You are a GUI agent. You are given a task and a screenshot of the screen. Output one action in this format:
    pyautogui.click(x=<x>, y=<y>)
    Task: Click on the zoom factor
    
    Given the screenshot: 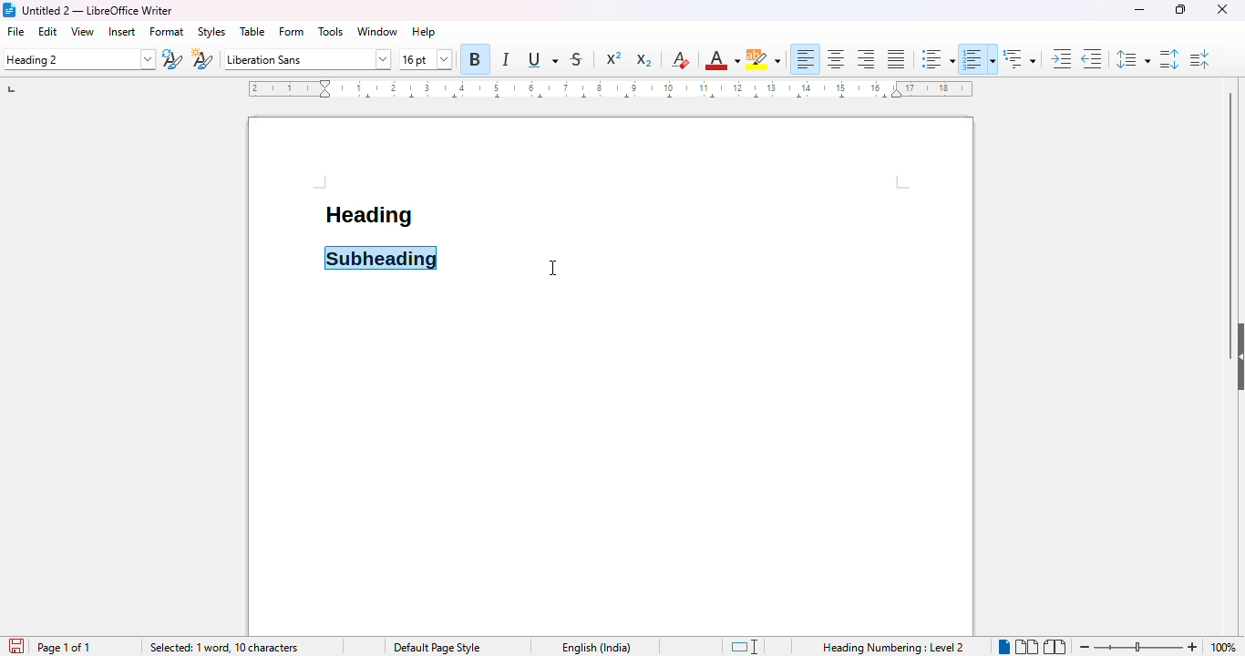 What is the action you would take?
    pyautogui.click(x=1223, y=648)
    